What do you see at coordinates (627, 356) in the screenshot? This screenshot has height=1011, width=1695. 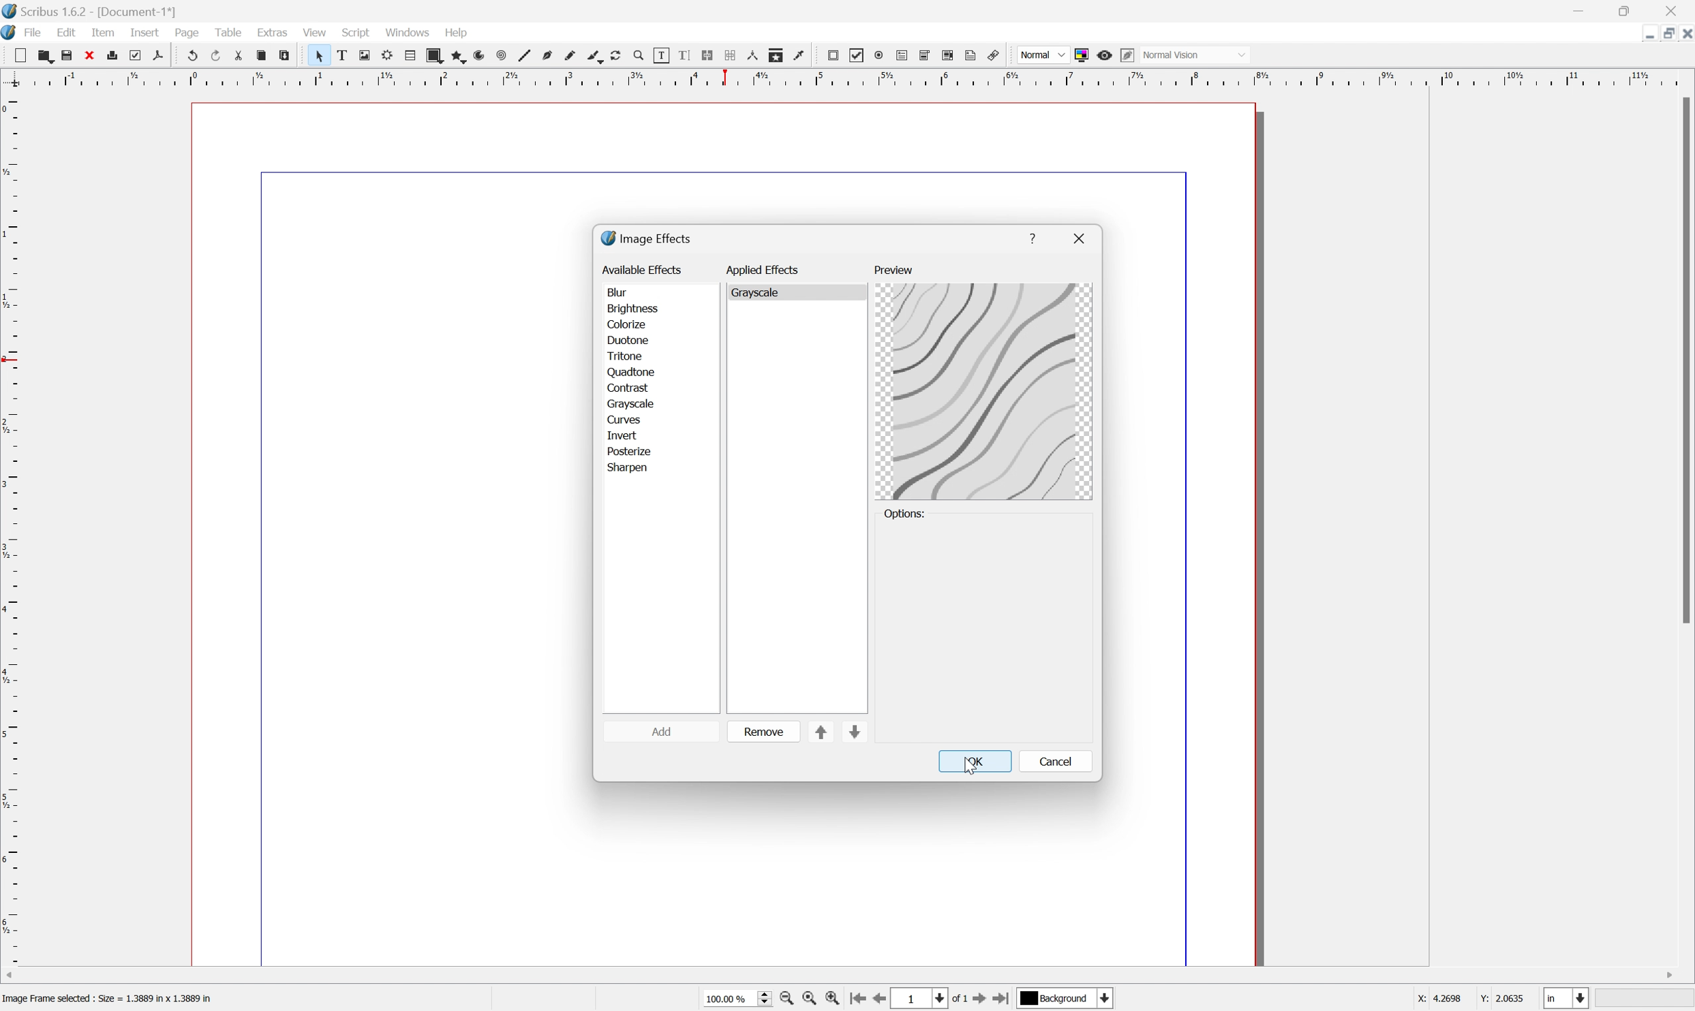 I see `tritone` at bounding box center [627, 356].